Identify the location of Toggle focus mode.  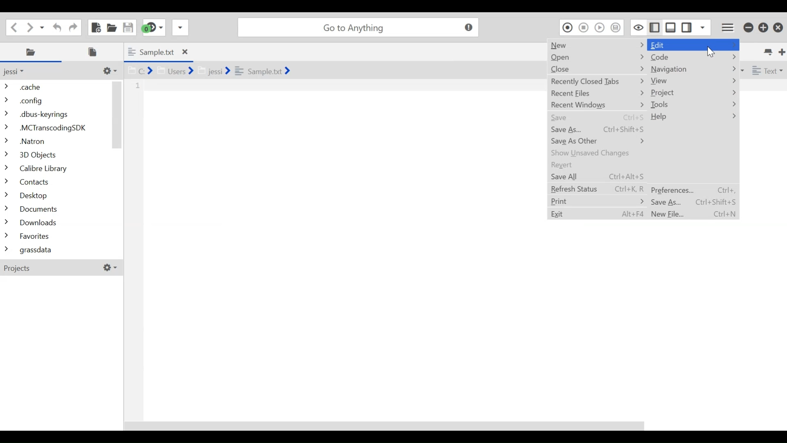
(637, 27).